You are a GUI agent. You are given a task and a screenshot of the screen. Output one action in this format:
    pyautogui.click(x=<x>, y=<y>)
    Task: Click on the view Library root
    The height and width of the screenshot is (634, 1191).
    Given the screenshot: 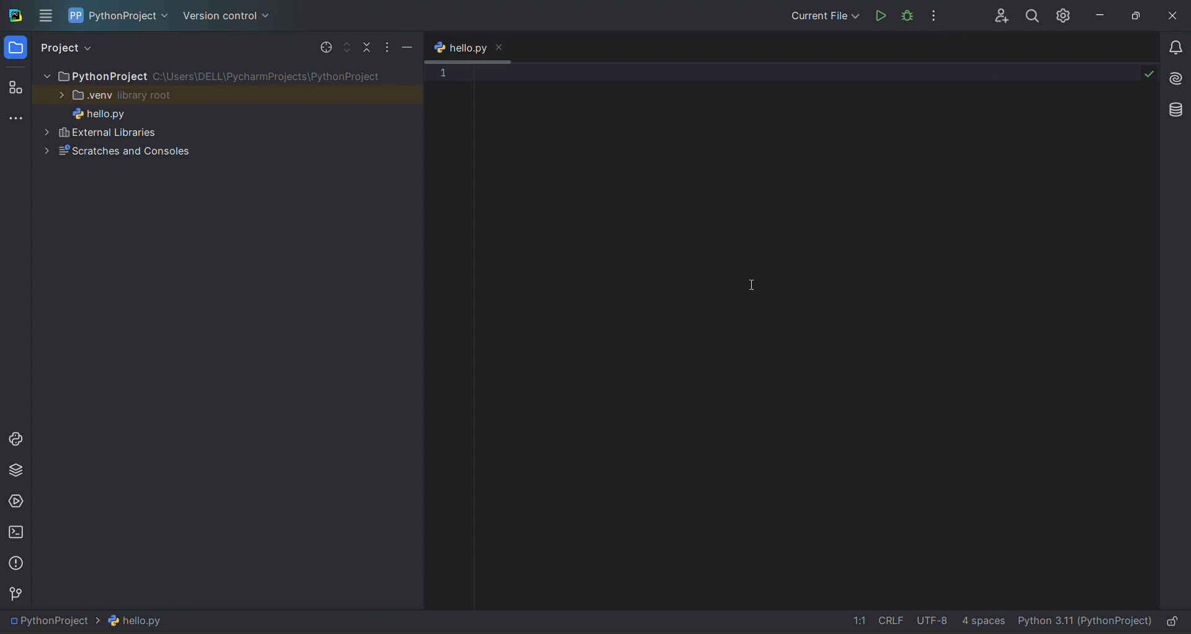 What is the action you would take?
    pyautogui.click(x=127, y=96)
    